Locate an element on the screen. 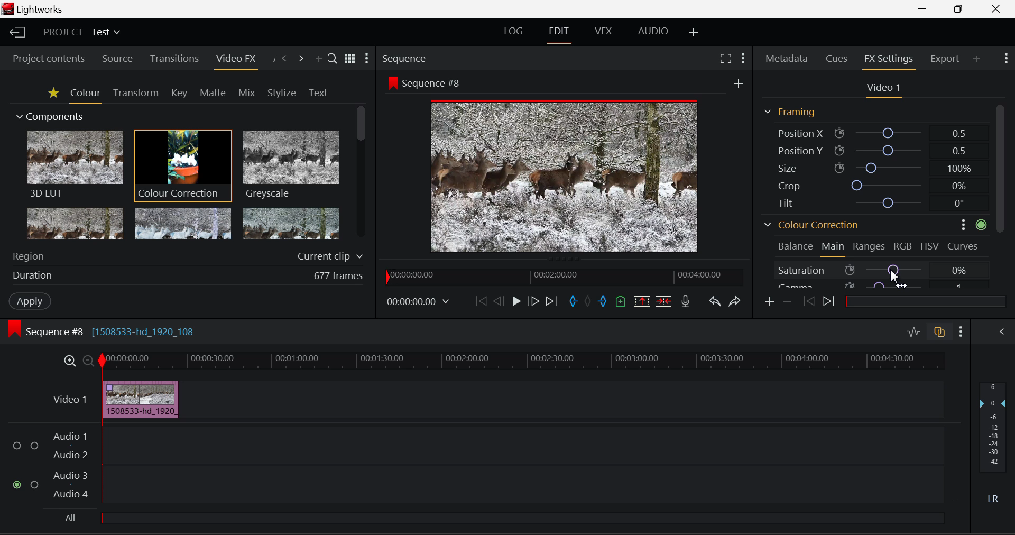  Decibel Level is located at coordinates (996, 445).